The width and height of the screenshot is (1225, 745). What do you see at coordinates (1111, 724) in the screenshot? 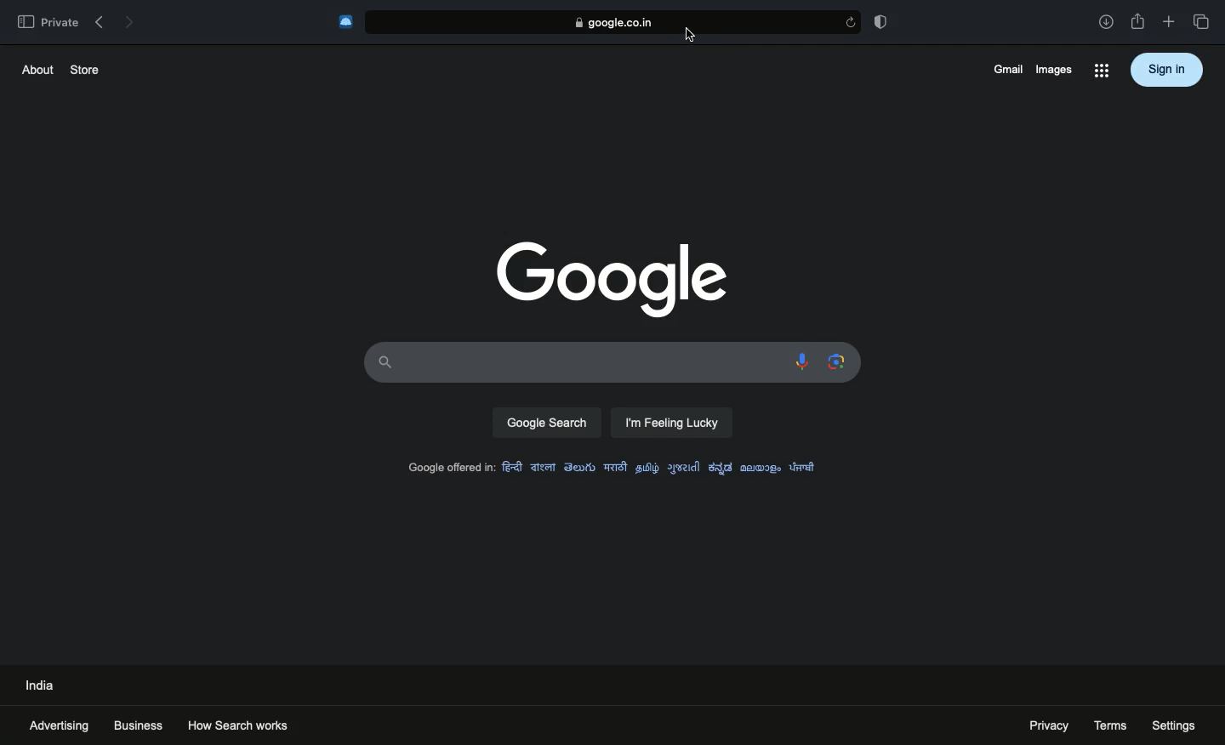
I see `terms` at bounding box center [1111, 724].